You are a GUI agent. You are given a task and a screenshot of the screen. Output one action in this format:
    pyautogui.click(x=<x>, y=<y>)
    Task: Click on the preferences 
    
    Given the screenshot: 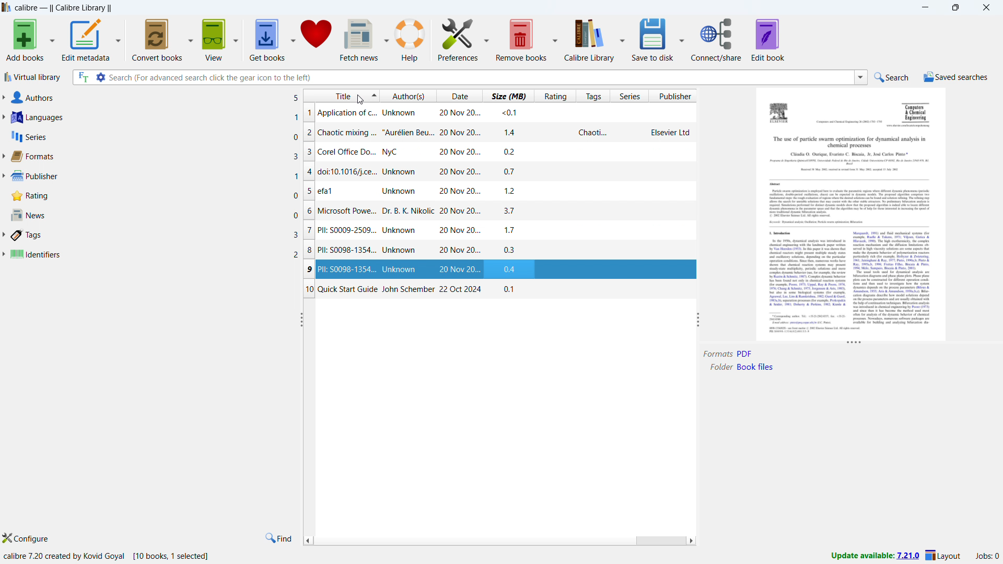 What is the action you would take?
    pyautogui.click(x=459, y=38)
    